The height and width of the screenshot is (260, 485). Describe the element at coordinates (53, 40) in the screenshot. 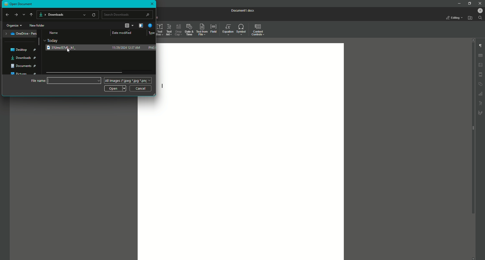

I see `Today` at that location.